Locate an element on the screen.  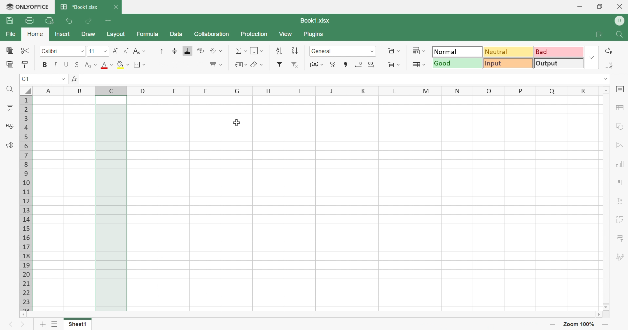
Align Right is located at coordinates (188, 65).